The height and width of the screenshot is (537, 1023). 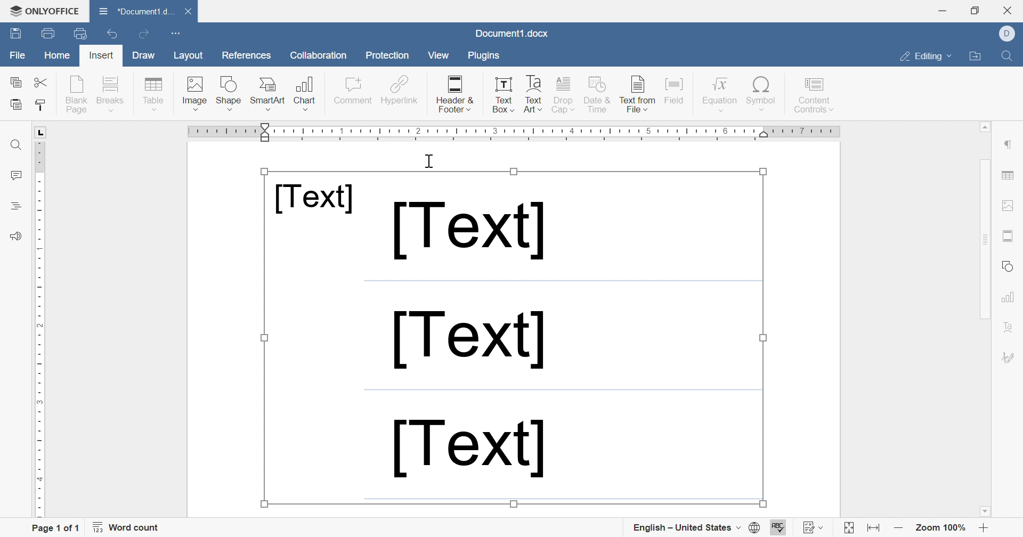 I want to click on Customize Quick Access Toolbar, so click(x=173, y=34).